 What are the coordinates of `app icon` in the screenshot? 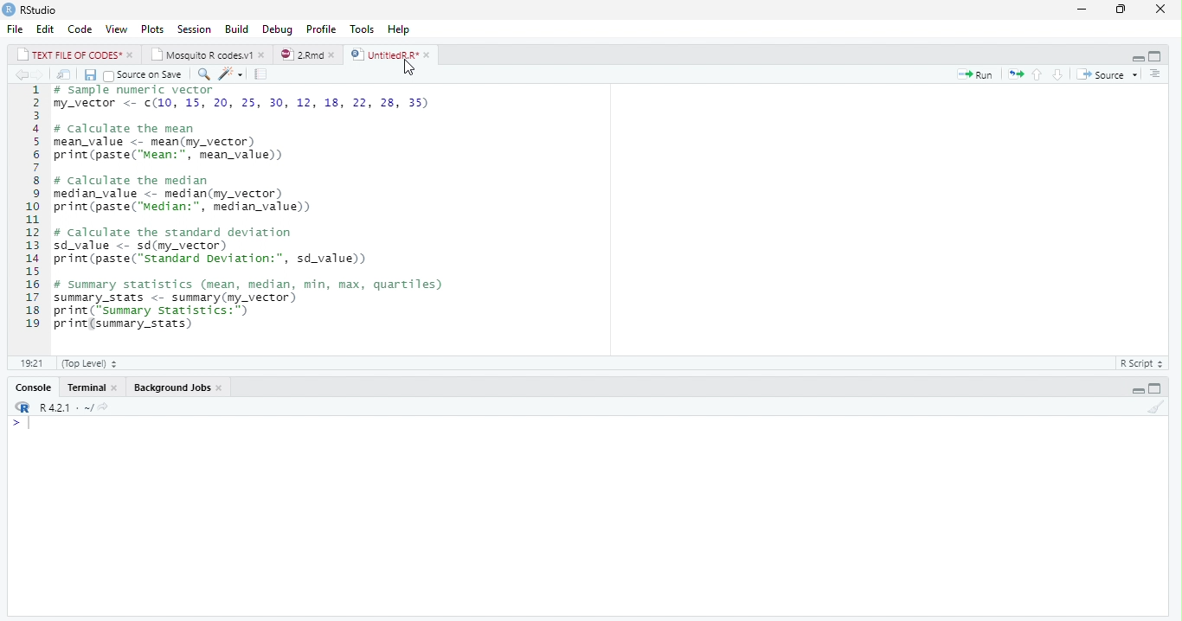 It's located at (9, 9).